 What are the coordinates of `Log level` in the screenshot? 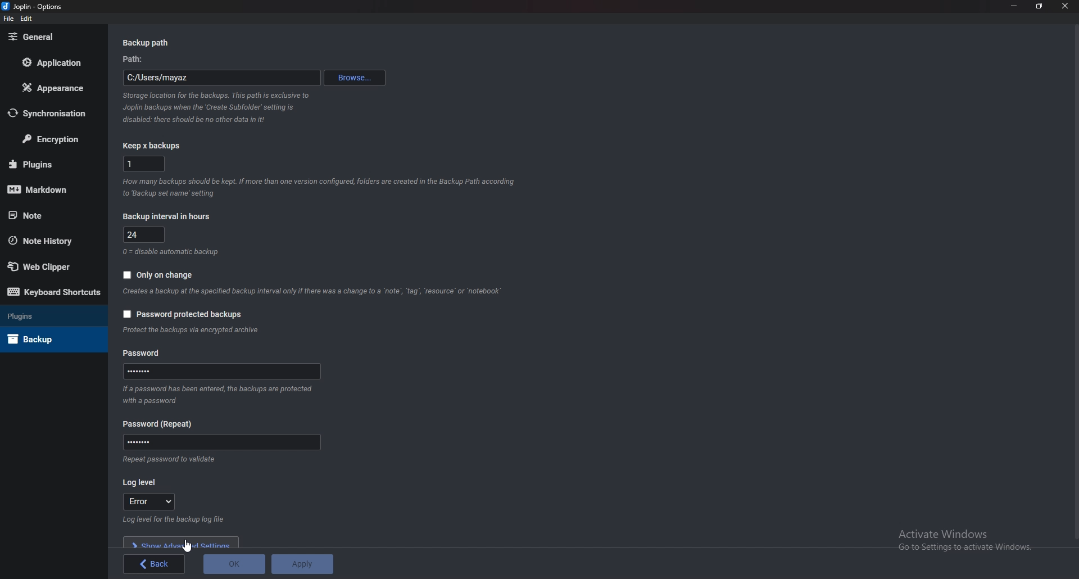 It's located at (142, 483).